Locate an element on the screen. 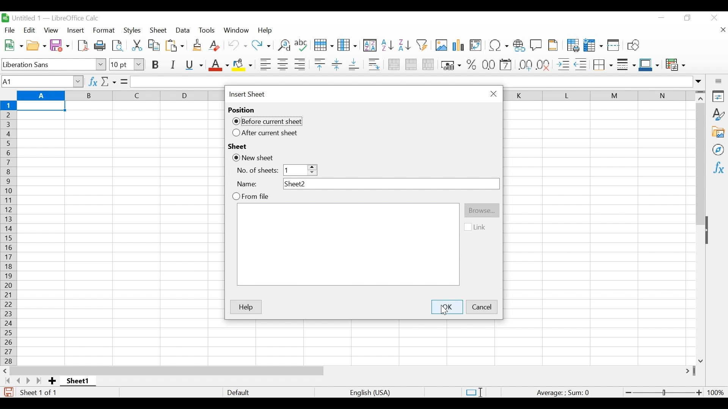 Image resolution: width=728 pixels, height=409 pixels. Format as currency is located at coordinates (450, 65).